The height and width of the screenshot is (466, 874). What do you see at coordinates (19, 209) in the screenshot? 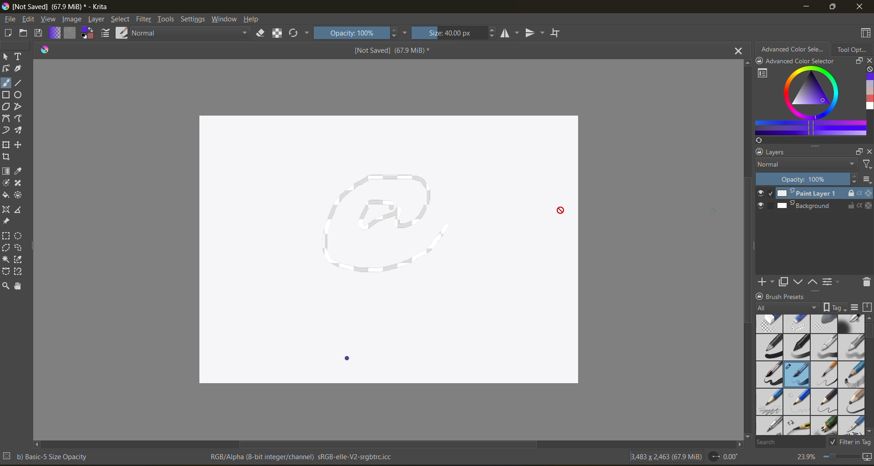
I see `measure distance` at bounding box center [19, 209].